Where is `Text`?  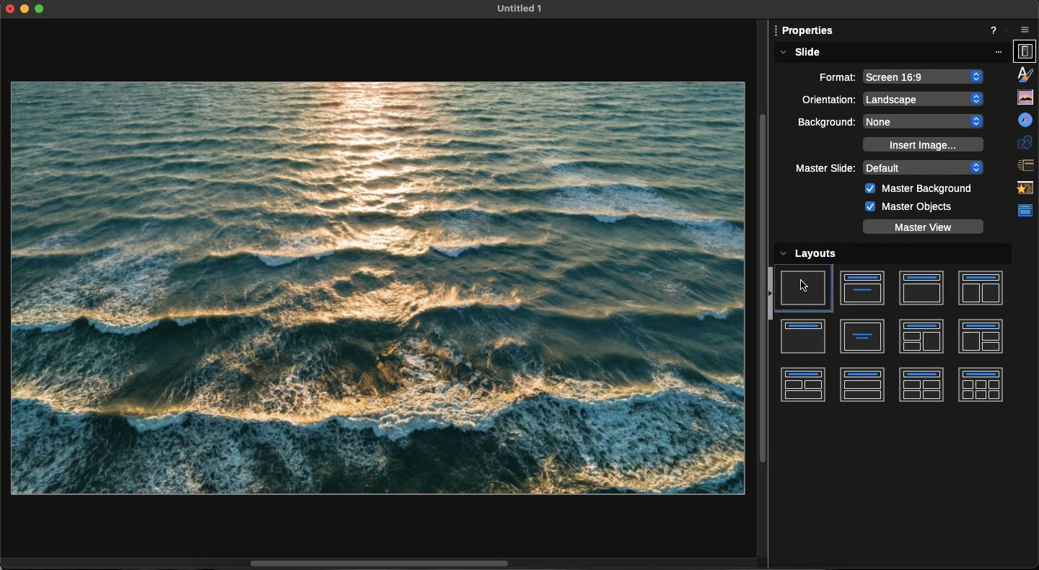
Text is located at coordinates (863, 336).